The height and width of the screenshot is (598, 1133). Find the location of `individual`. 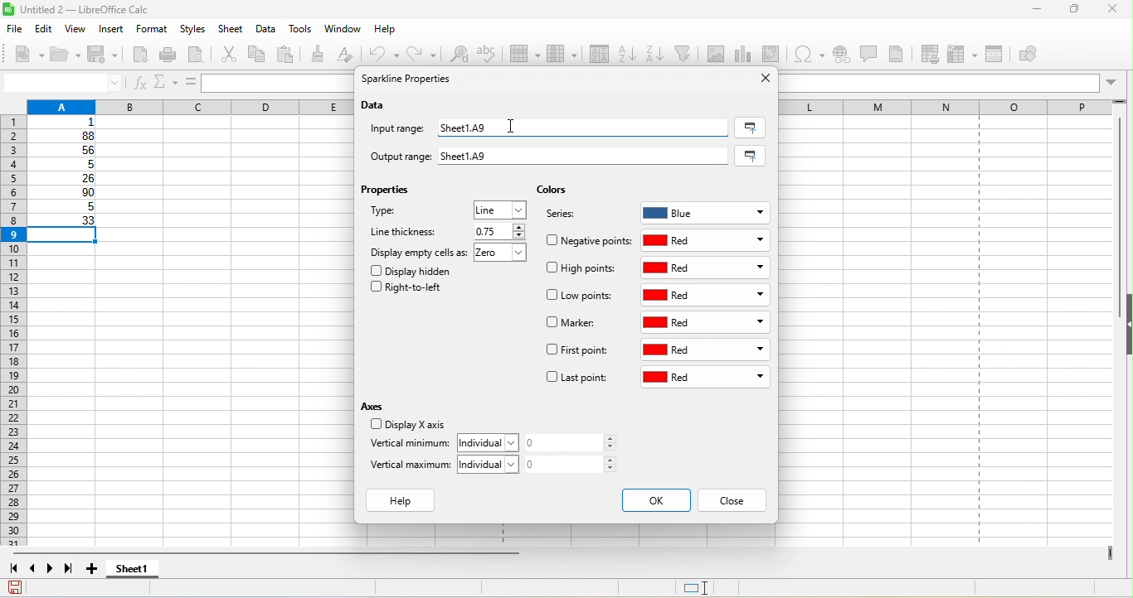

individual is located at coordinates (493, 464).